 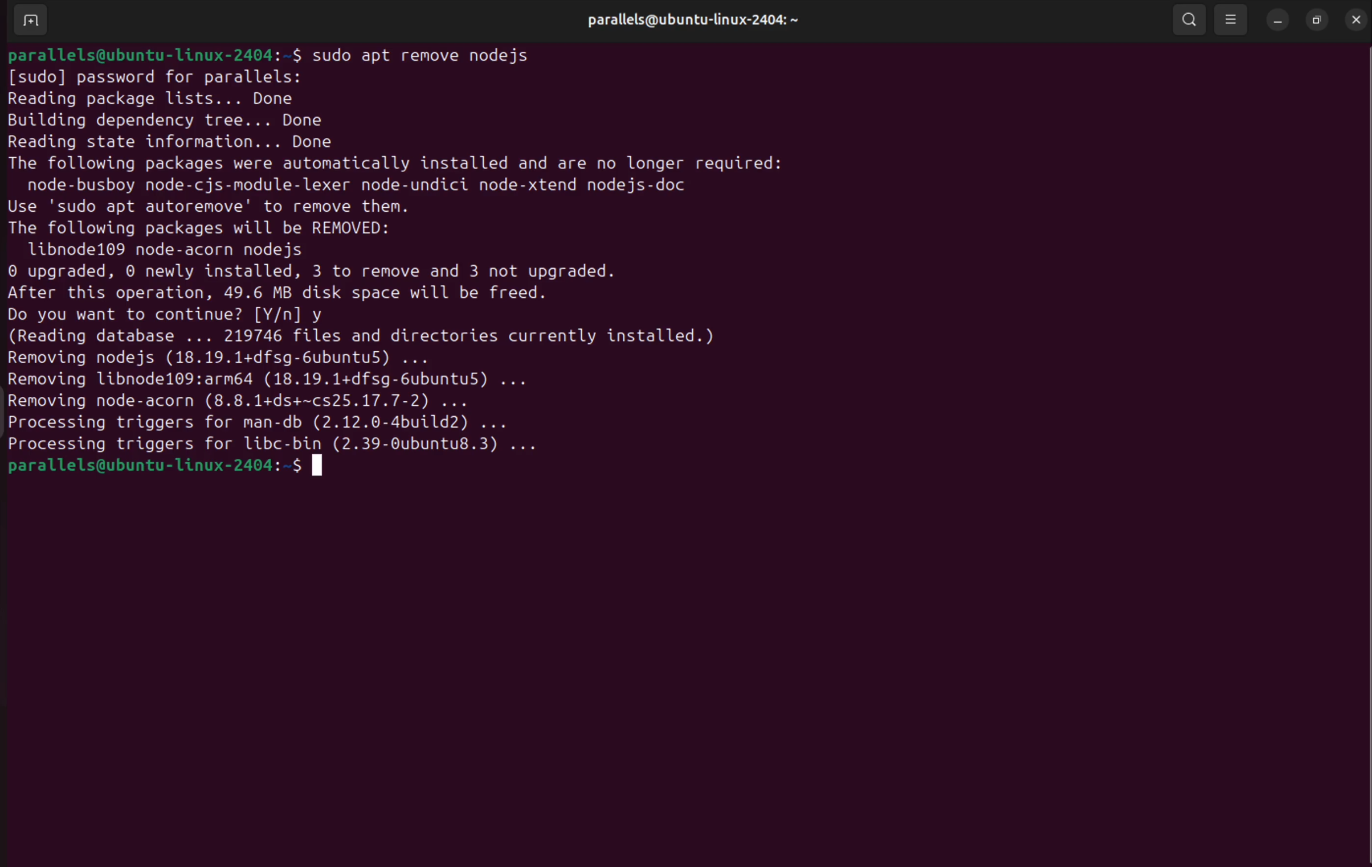 I want to click on minimize, so click(x=1276, y=20).